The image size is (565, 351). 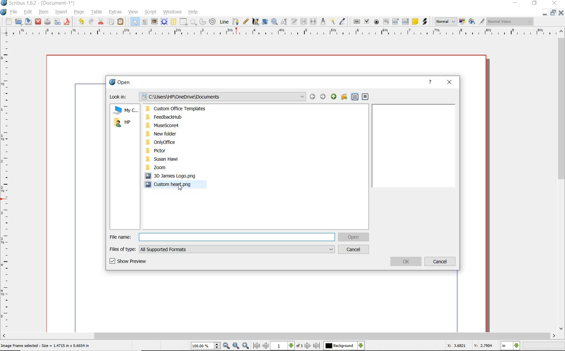 What do you see at coordinates (561, 13) in the screenshot?
I see `close` at bounding box center [561, 13].